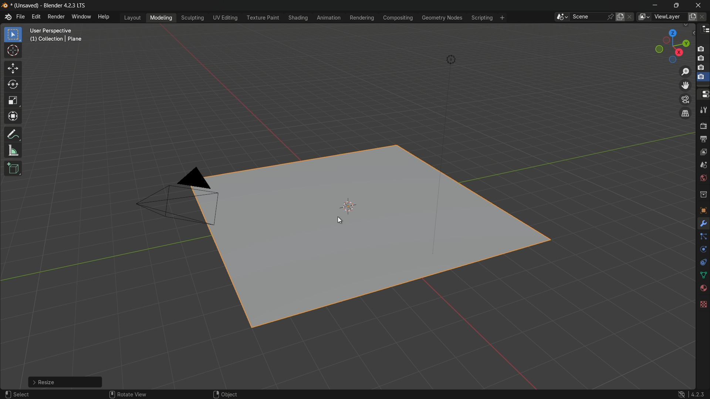 Image resolution: width=710 pixels, height=399 pixels. What do you see at coordinates (334, 224) in the screenshot?
I see `cursor` at bounding box center [334, 224].